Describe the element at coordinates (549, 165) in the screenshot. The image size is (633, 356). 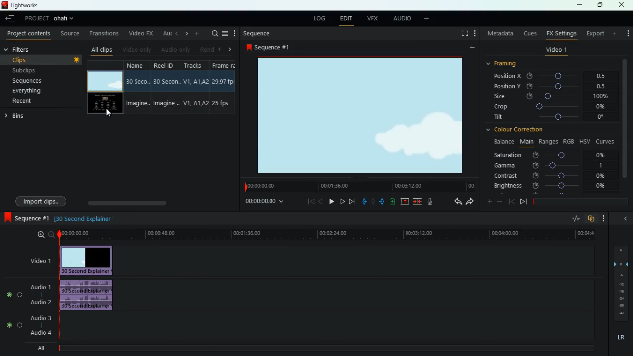
I see `gamma` at that location.